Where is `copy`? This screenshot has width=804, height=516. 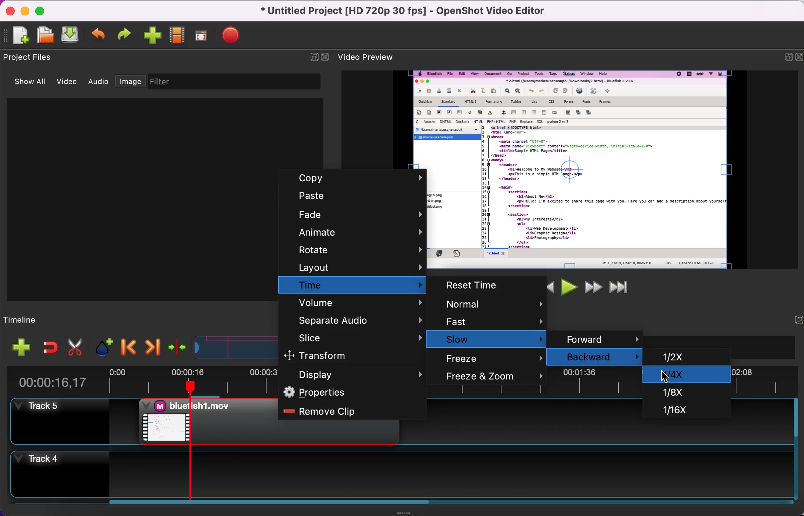 copy is located at coordinates (357, 179).